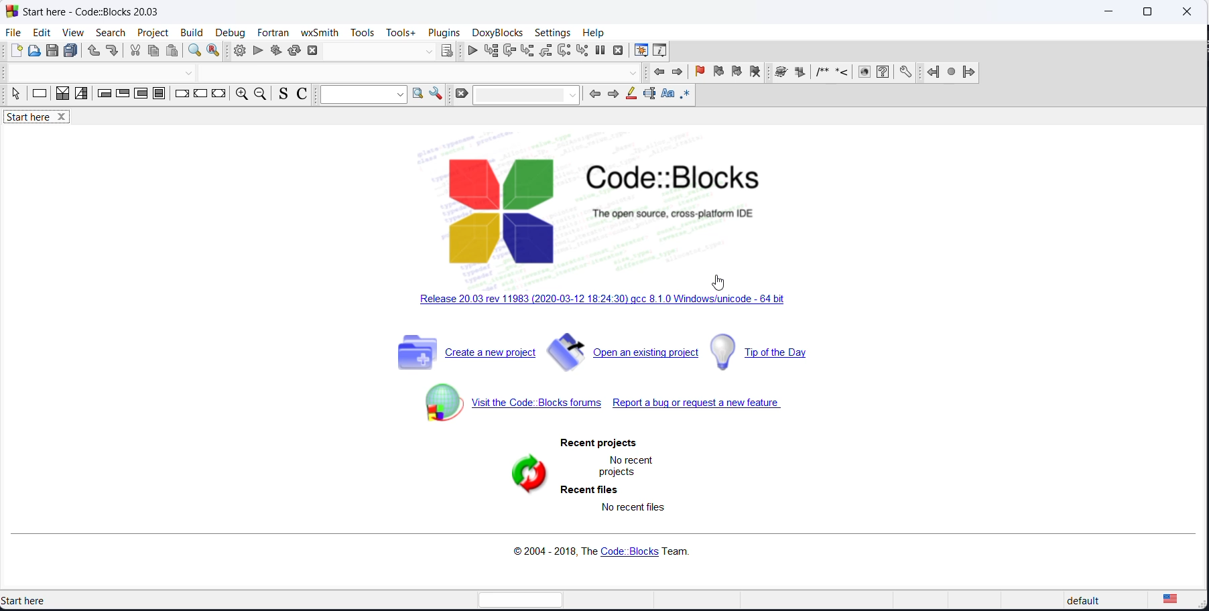  I want to click on jump next, so click(951, 72).